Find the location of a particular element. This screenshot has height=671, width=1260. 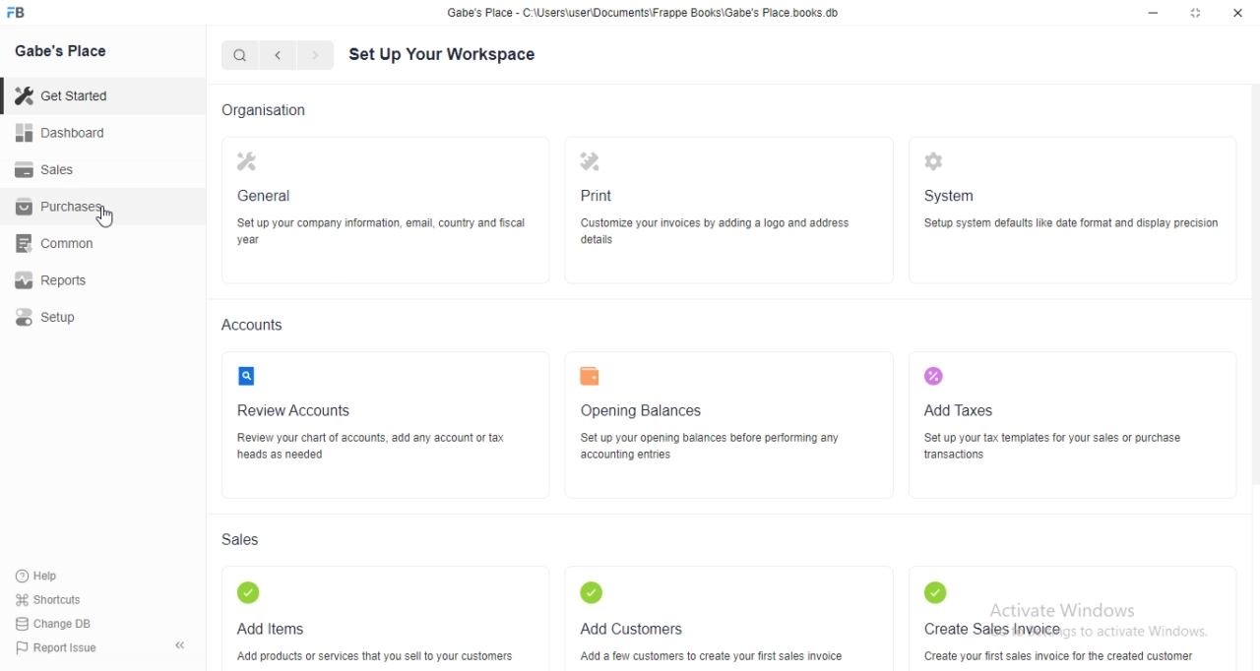

Organisation is located at coordinates (264, 111).